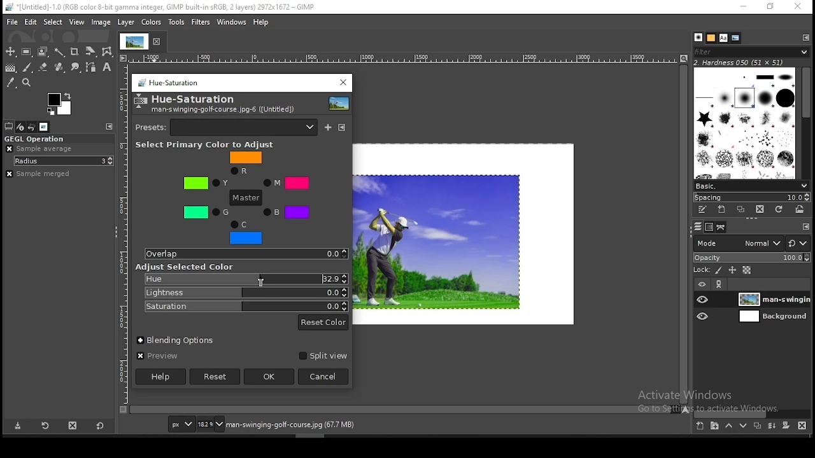  What do you see at coordinates (10, 67) in the screenshot?
I see `gradient tool` at bounding box center [10, 67].